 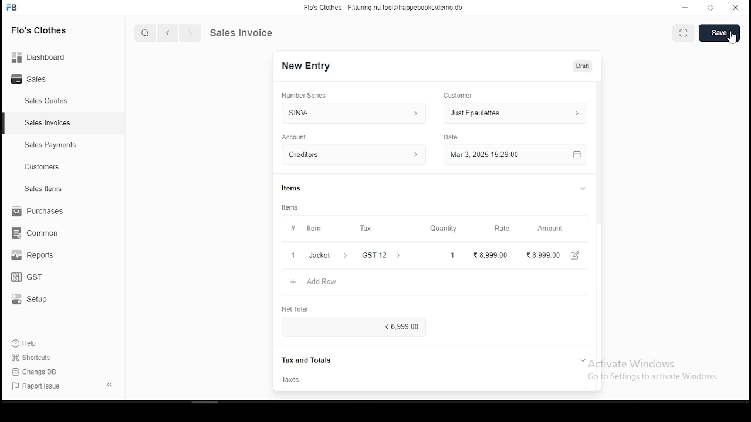 I want to click on GST-12 >, so click(x=383, y=255).